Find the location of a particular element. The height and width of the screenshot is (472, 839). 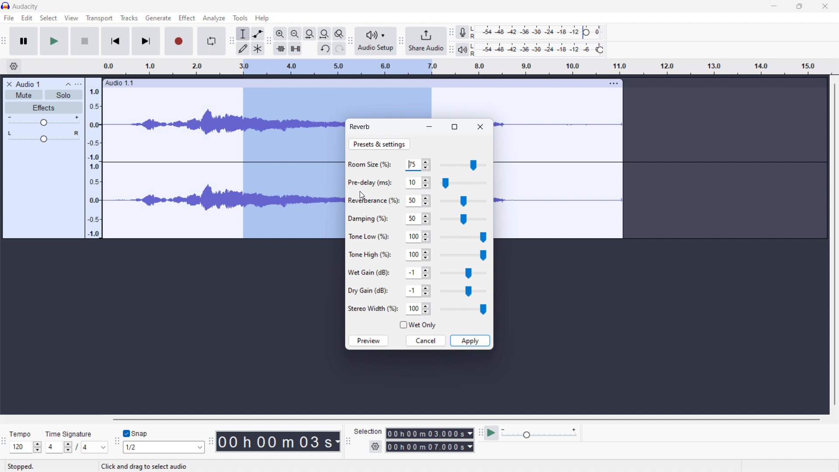

wet gain slider is located at coordinates (464, 274).